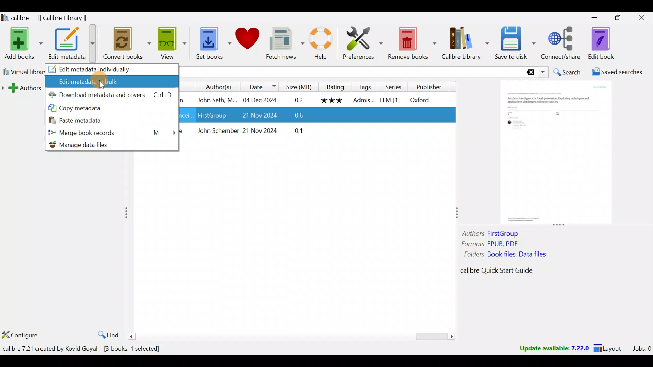 The width and height of the screenshot is (653, 367). Describe the element at coordinates (553, 349) in the screenshot. I see `Update` at that location.